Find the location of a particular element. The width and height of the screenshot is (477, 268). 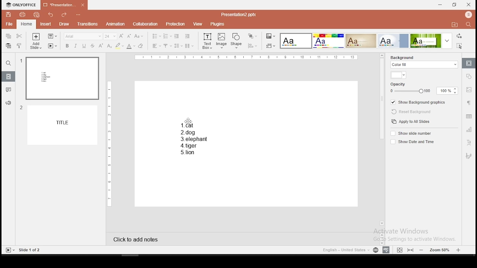

arrange objects is located at coordinates (252, 36).